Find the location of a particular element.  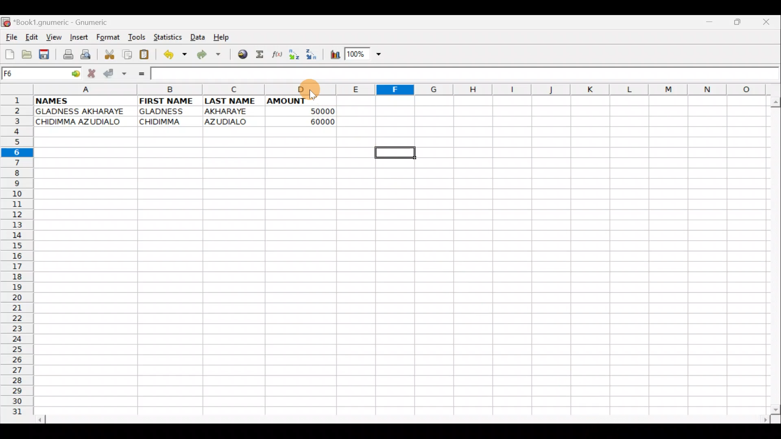

AKHARAYE is located at coordinates (227, 111).